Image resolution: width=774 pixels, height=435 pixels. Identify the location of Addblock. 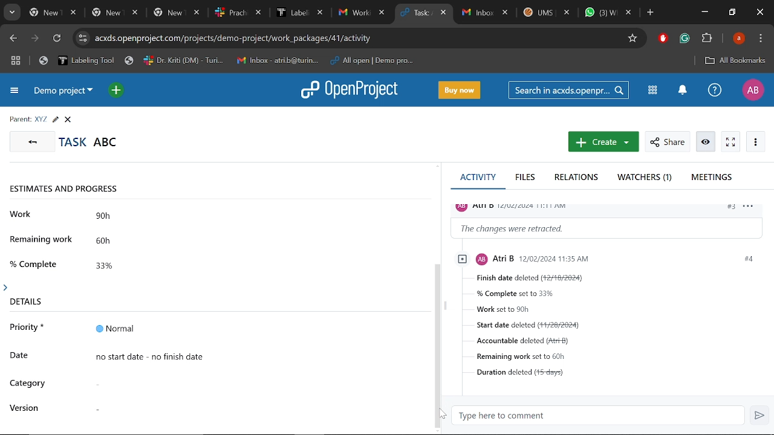
(663, 38).